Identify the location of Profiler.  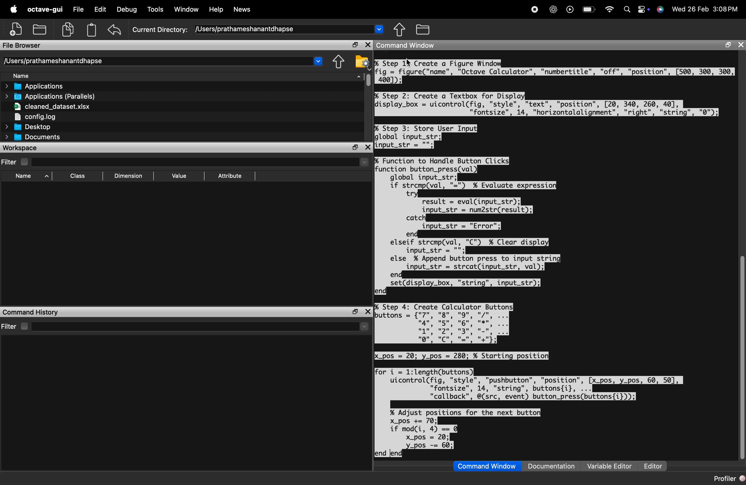
(727, 477).